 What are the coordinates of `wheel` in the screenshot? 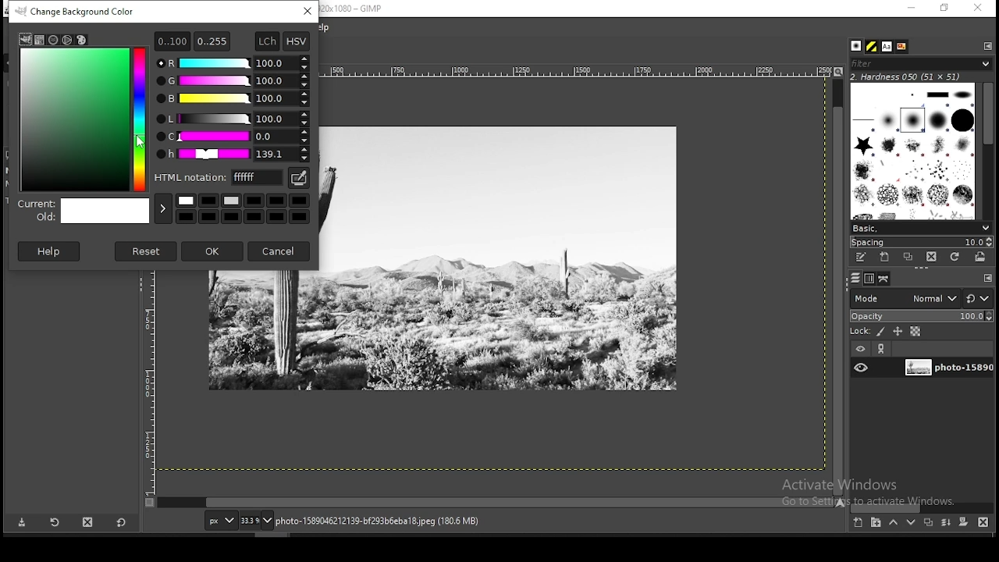 It's located at (68, 40).